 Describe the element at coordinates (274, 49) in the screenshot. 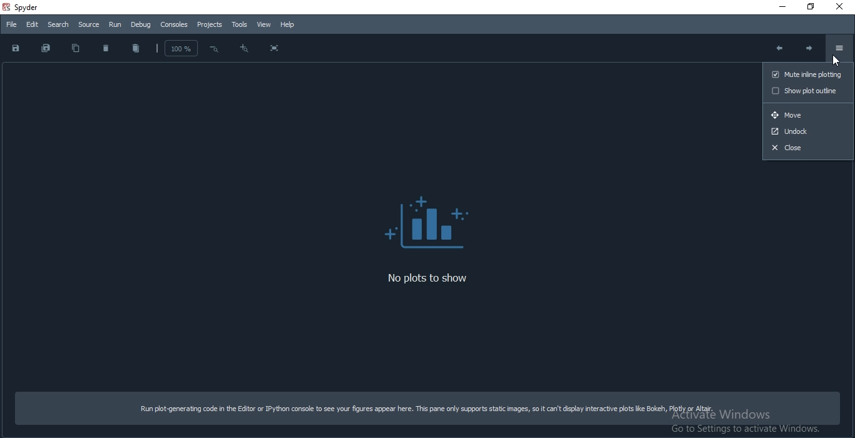

I see `Fit to screen` at that location.